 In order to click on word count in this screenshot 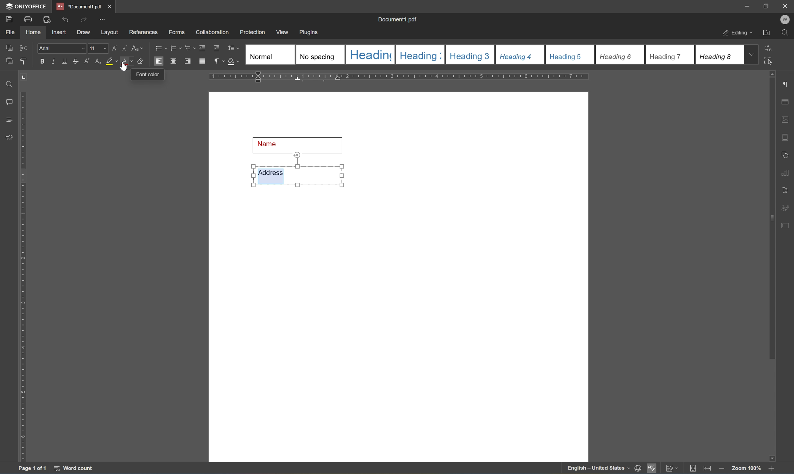, I will do `click(72, 469)`.